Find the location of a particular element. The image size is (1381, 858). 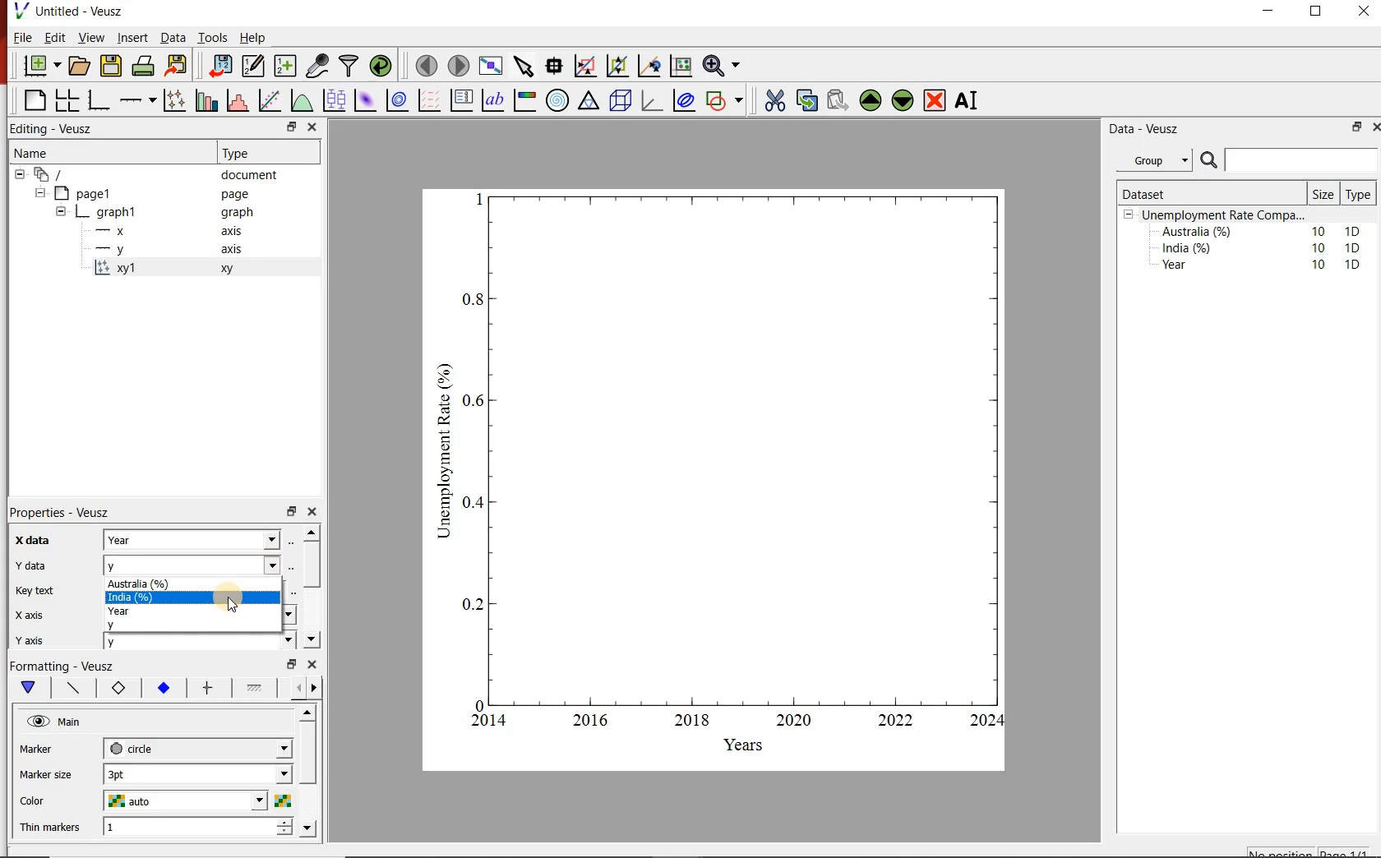

key text is located at coordinates (34, 591).